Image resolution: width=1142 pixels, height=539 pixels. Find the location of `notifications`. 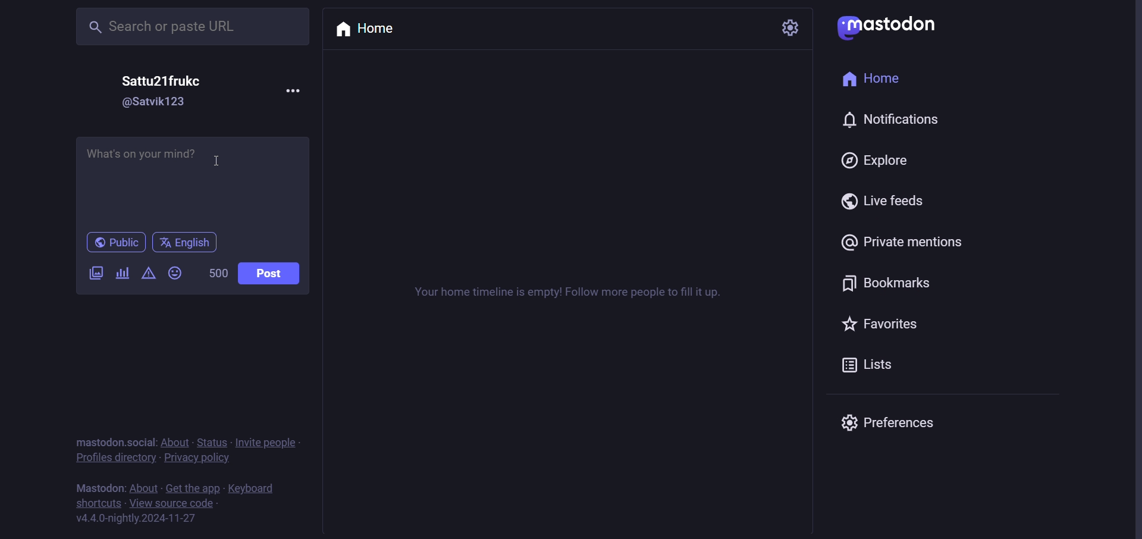

notifications is located at coordinates (886, 118).